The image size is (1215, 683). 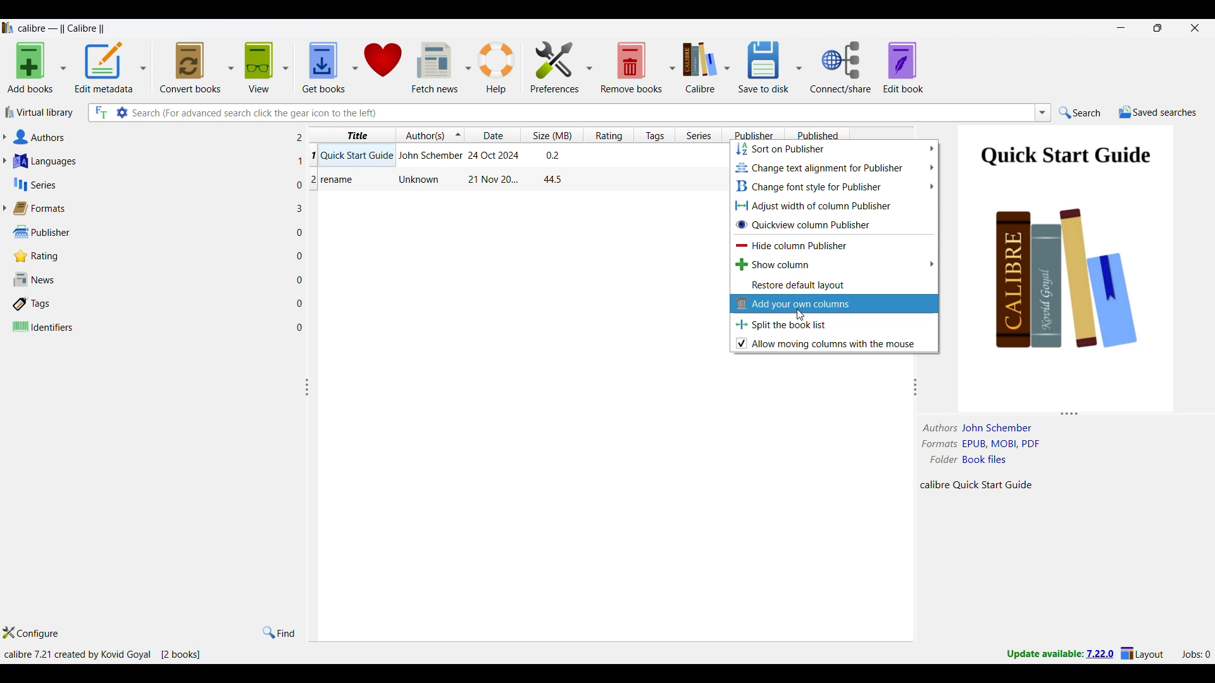 I want to click on Series, so click(x=151, y=184).